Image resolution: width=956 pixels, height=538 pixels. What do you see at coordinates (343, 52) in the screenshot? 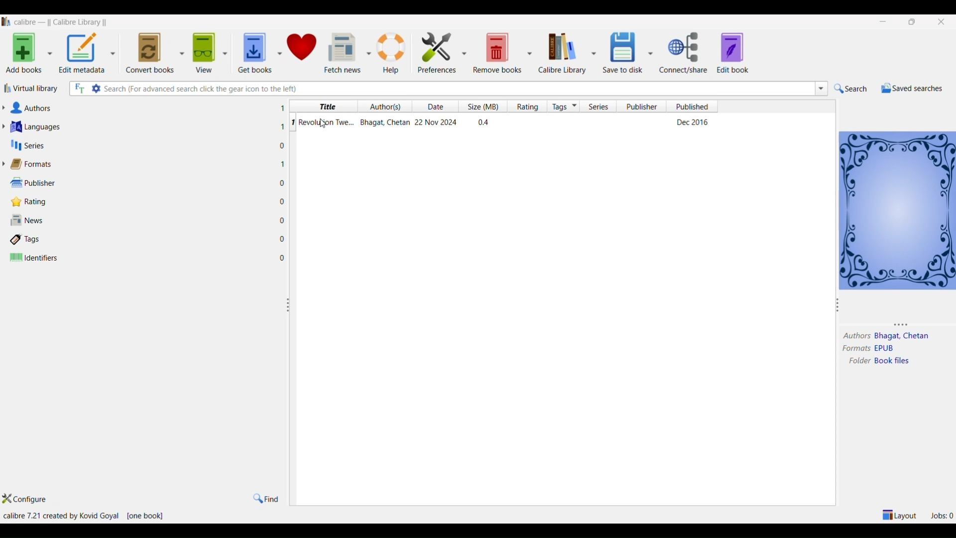
I see `fetch news` at bounding box center [343, 52].